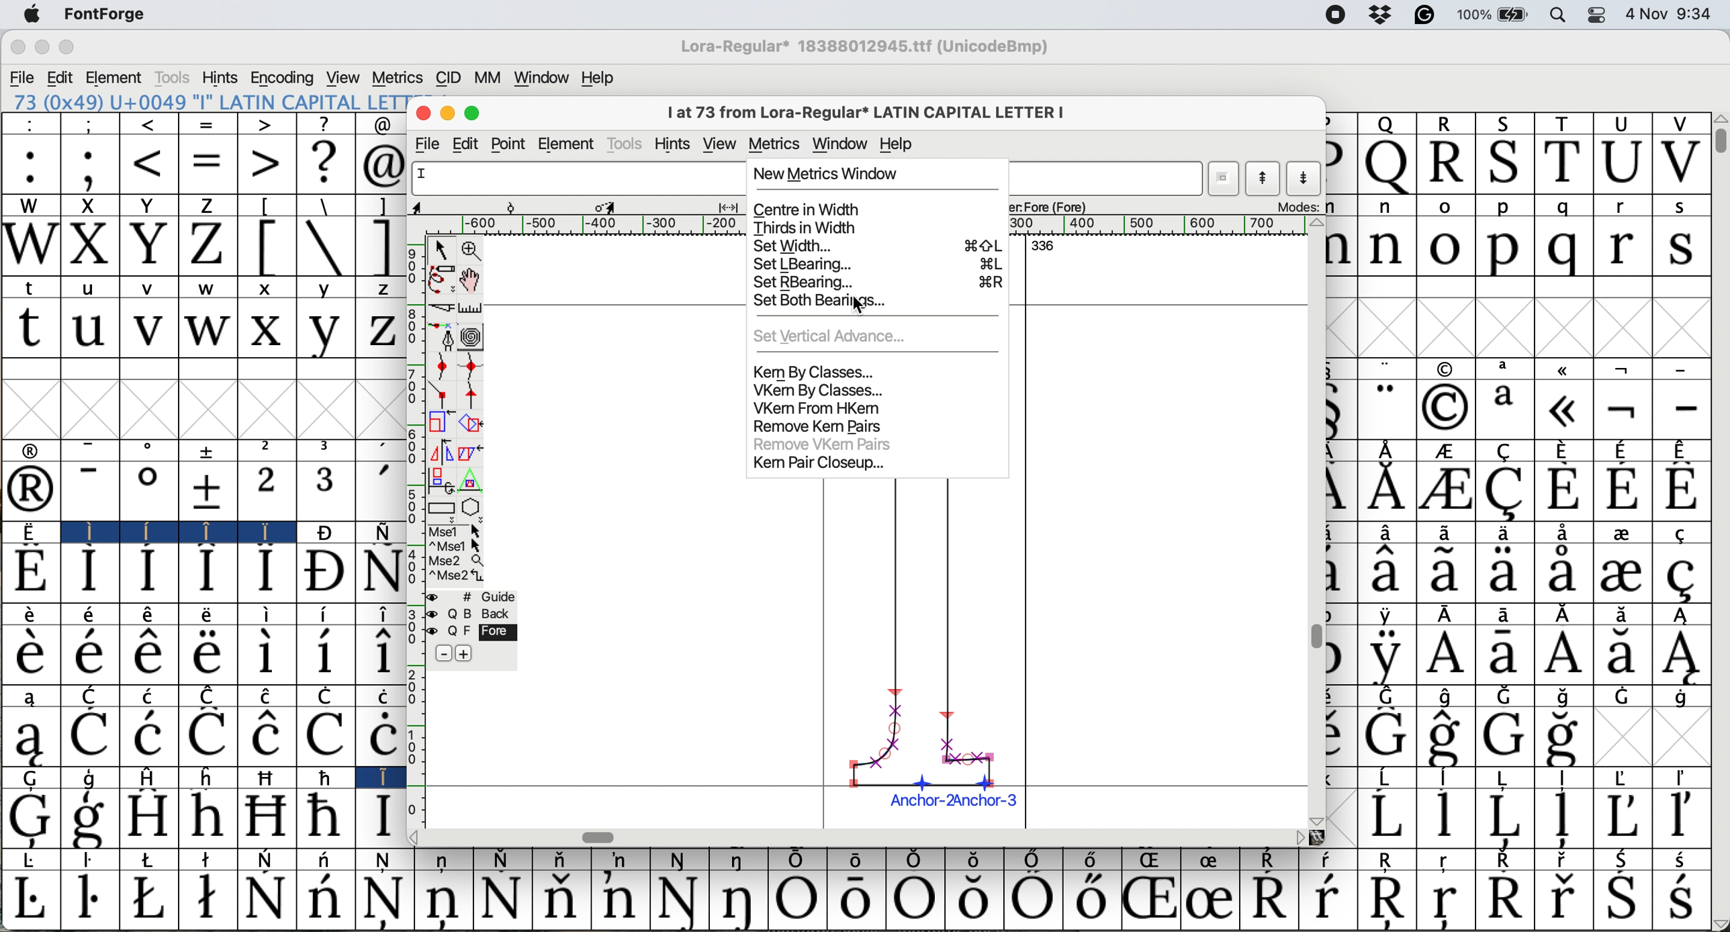 This screenshot has height=932, width=1730. I want to click on Symbol, so click(147, 492).